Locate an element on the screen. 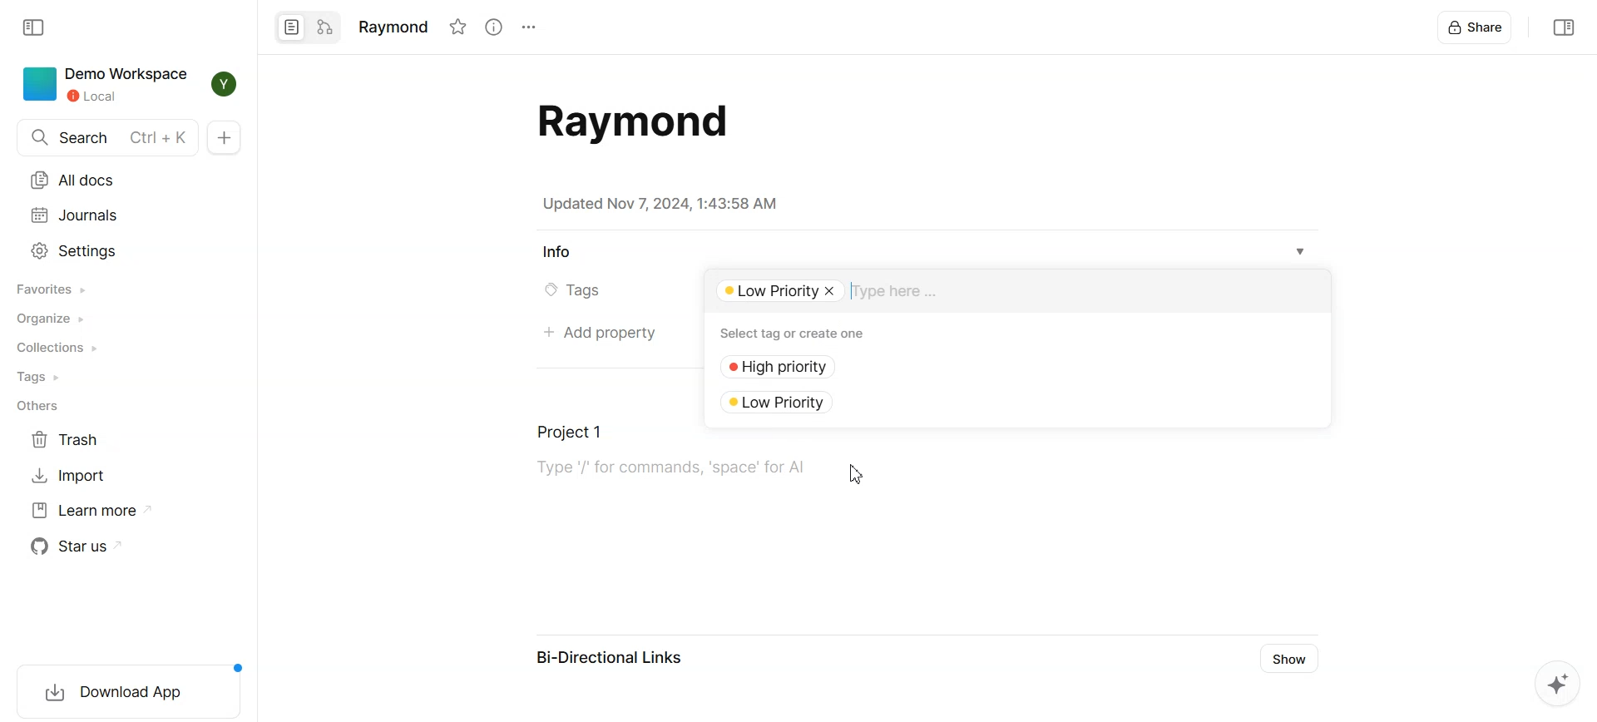 This screenshot has height=722, width=1597. Settings is located at coordinates (76, 250).